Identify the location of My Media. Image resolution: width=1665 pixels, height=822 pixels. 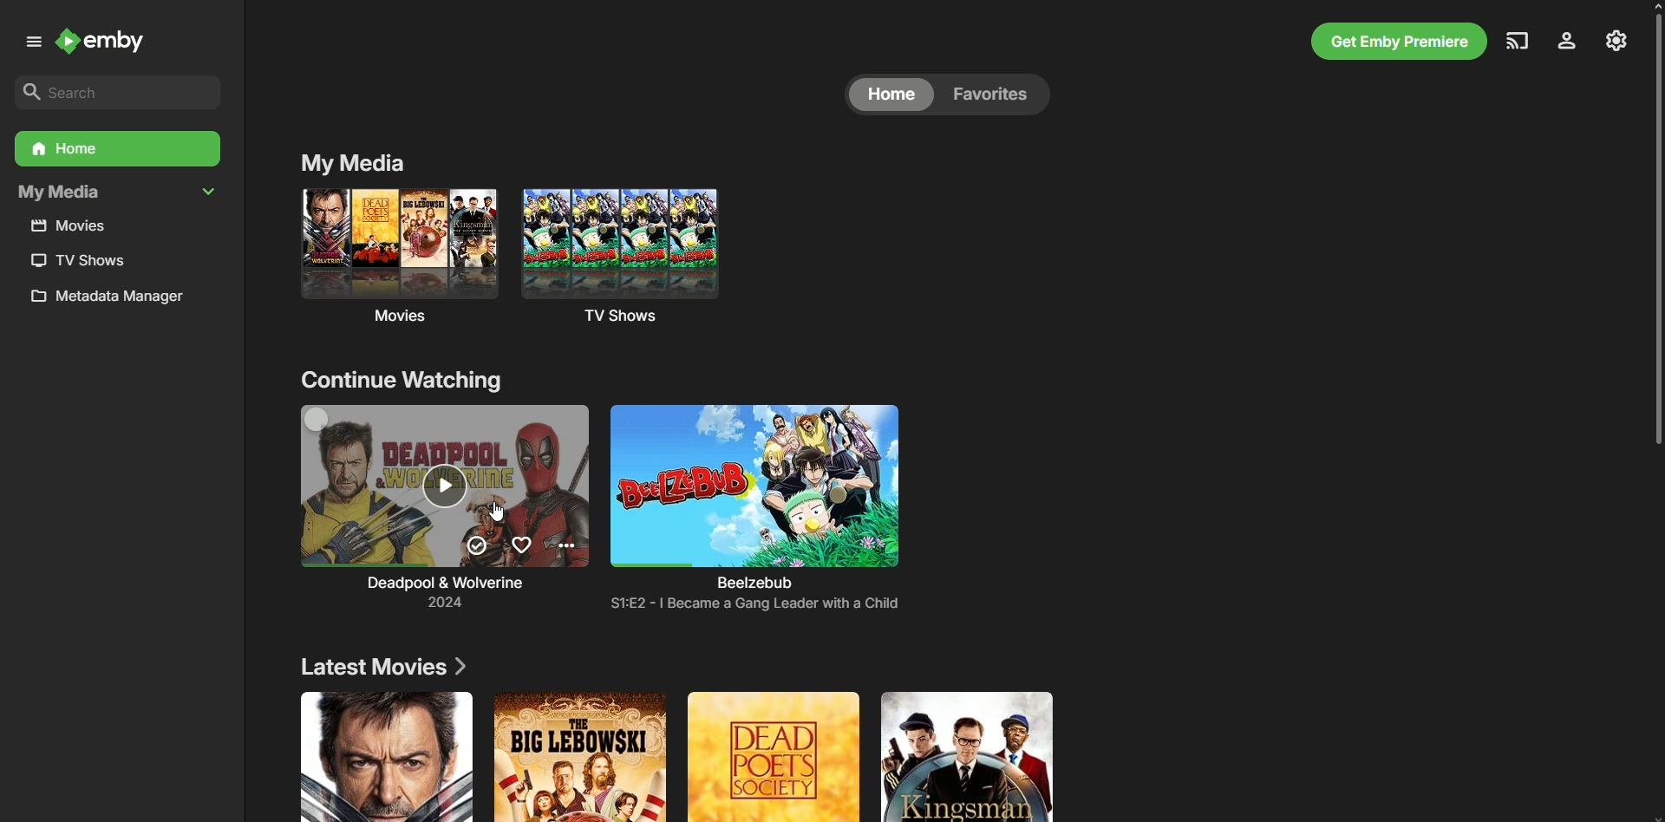
(117, 193).